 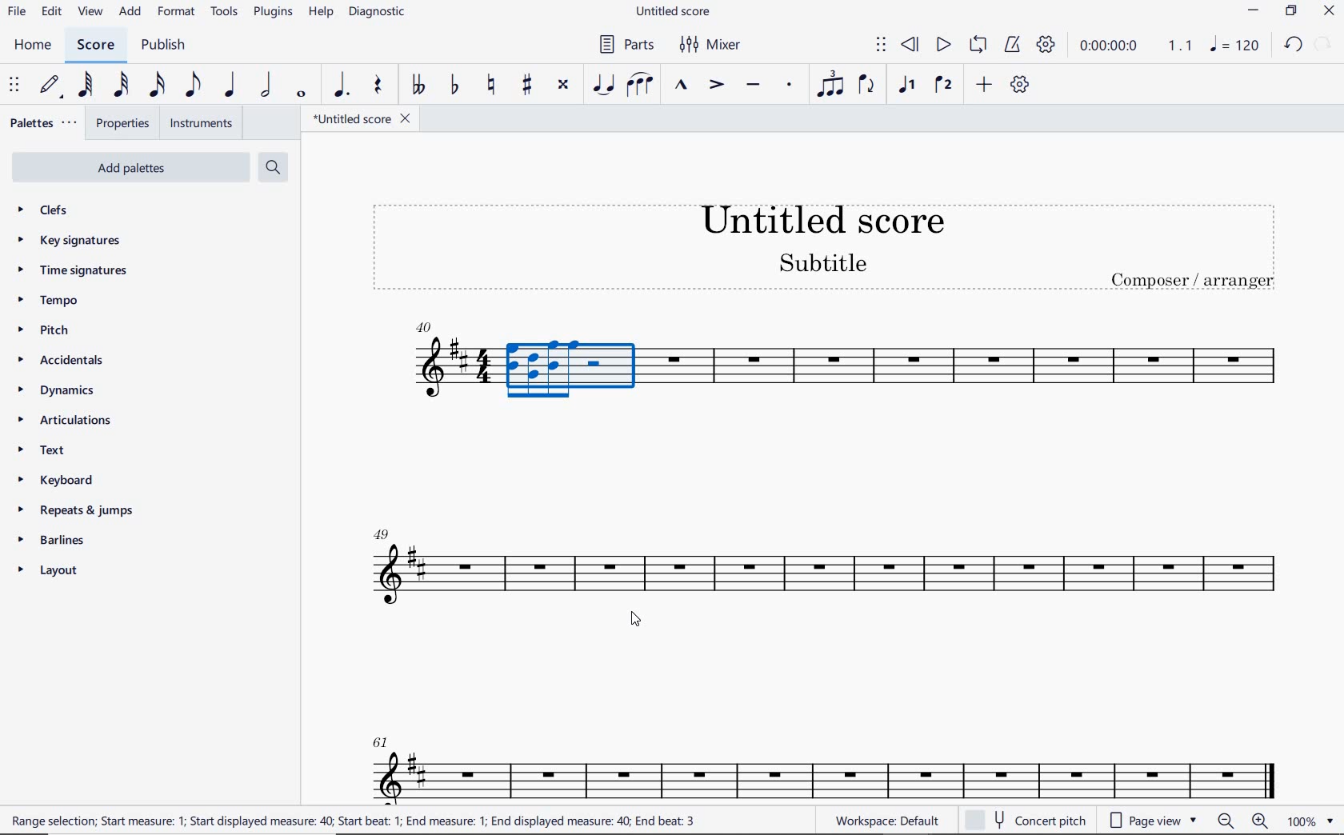 I want to click on RESTORE DOWN, so click(x=1291, y=13).